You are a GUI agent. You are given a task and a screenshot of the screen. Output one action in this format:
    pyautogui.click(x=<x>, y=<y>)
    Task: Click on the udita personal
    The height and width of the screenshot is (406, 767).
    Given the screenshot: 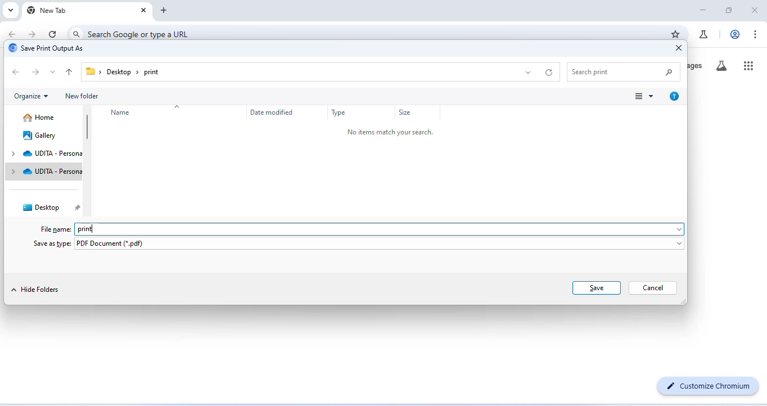 What is the action you would take?
    pyautogui.click(x=52, y=172)
    